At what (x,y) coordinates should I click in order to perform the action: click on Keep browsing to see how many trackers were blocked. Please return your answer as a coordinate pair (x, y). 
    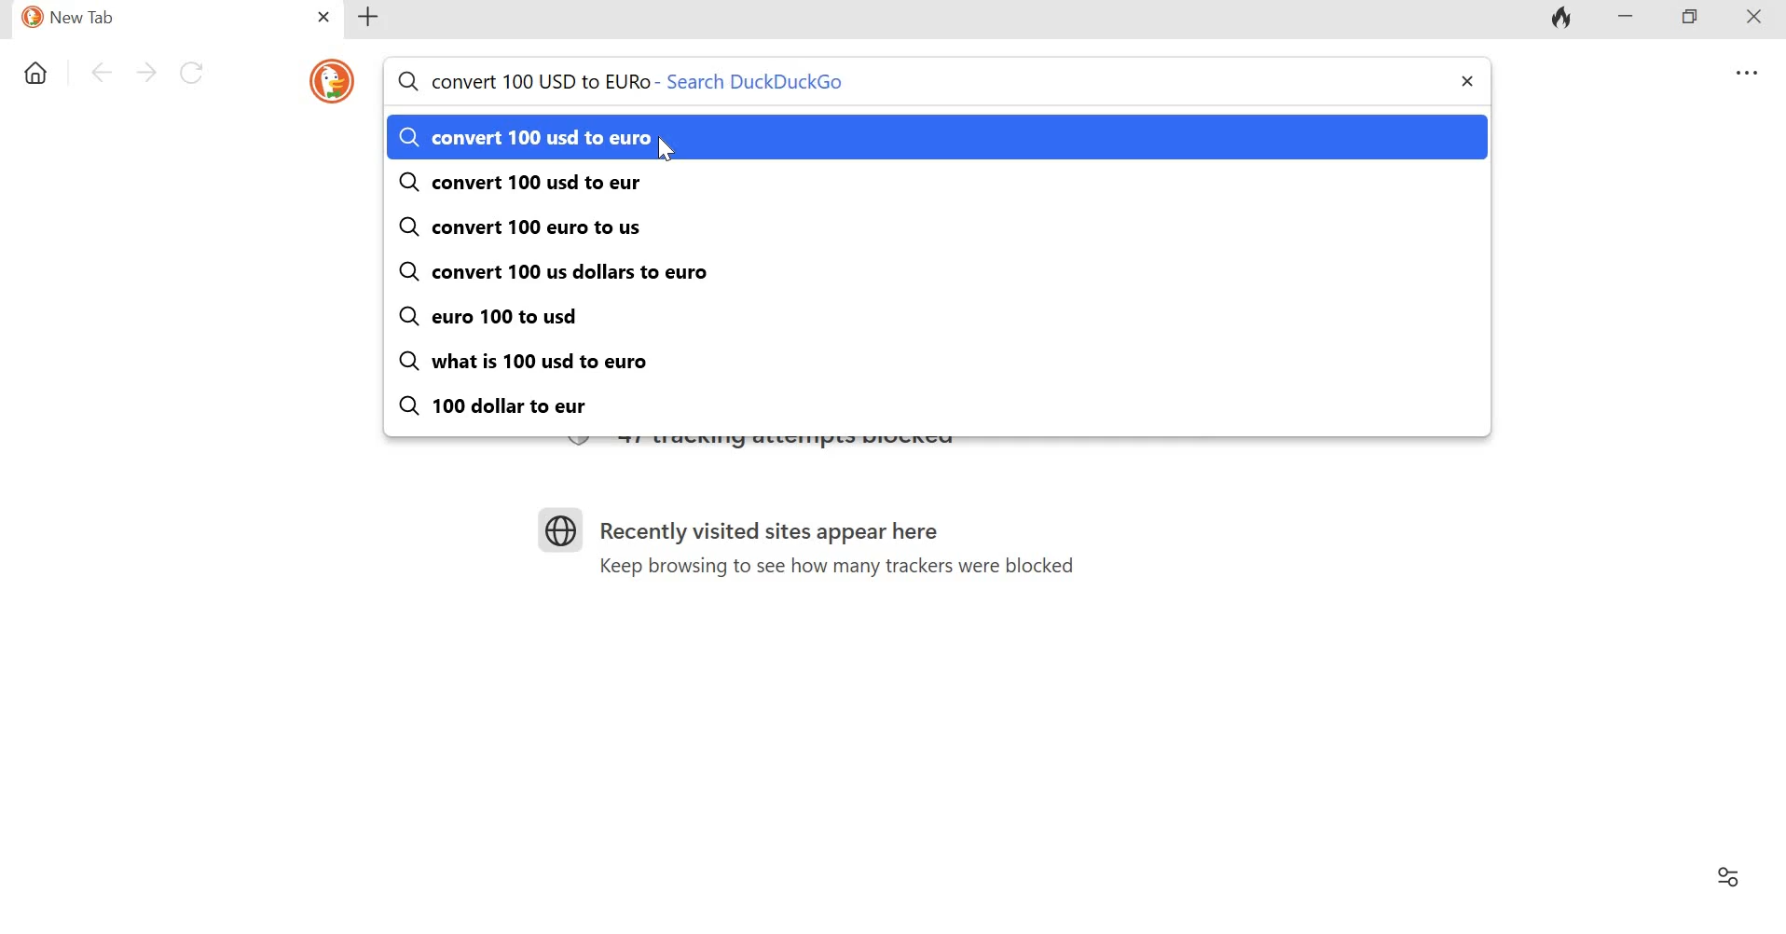
    Looking at the image, I should click on (827, 568).